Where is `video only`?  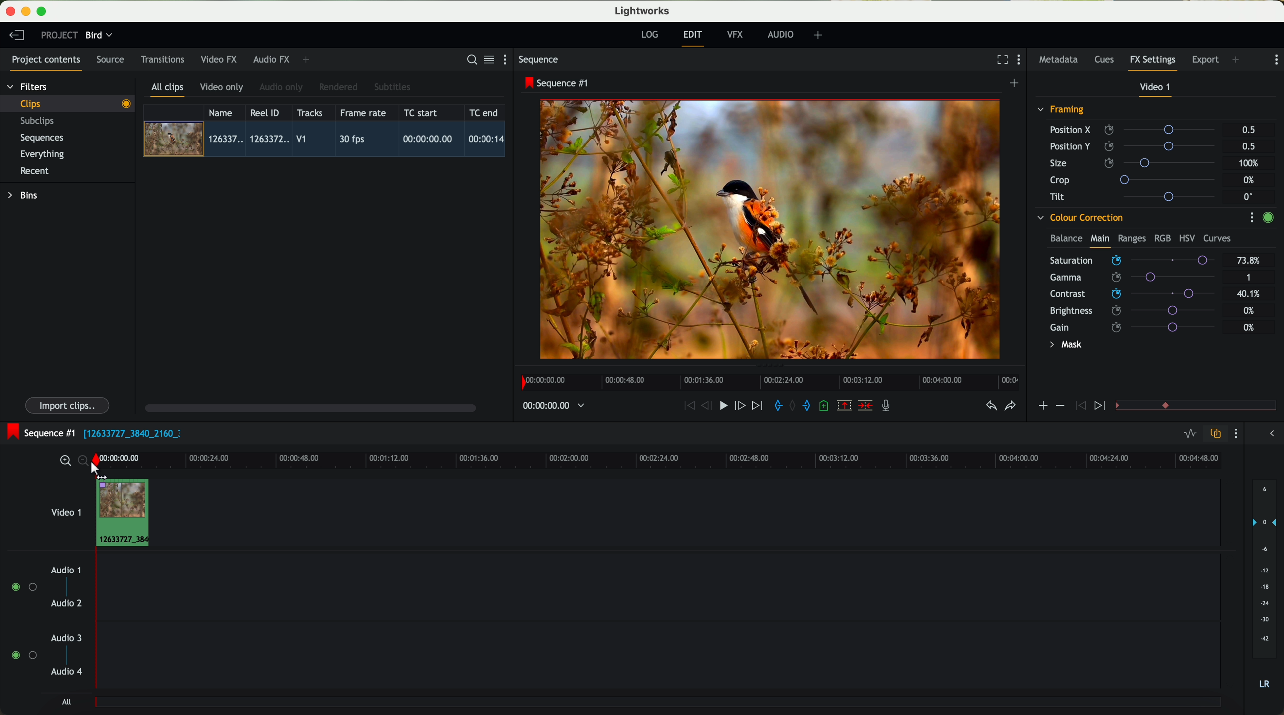
video only is located at coordinates (221, 88).